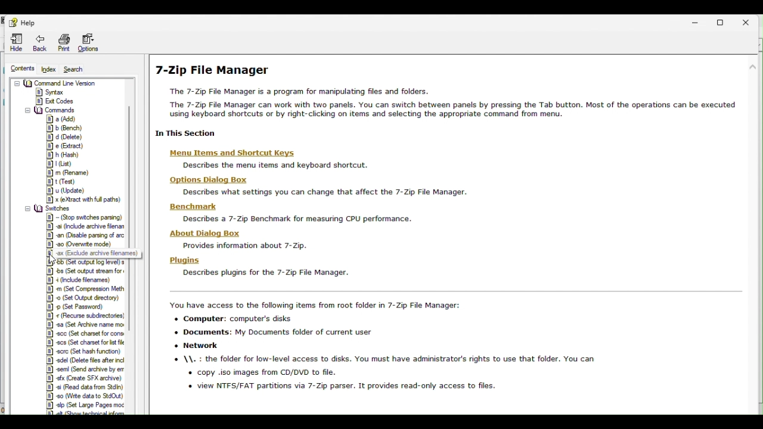  What do you see at coordinates (188, 133) in the screenshot?
I see `In This Section` at bounding box center [188, 133].